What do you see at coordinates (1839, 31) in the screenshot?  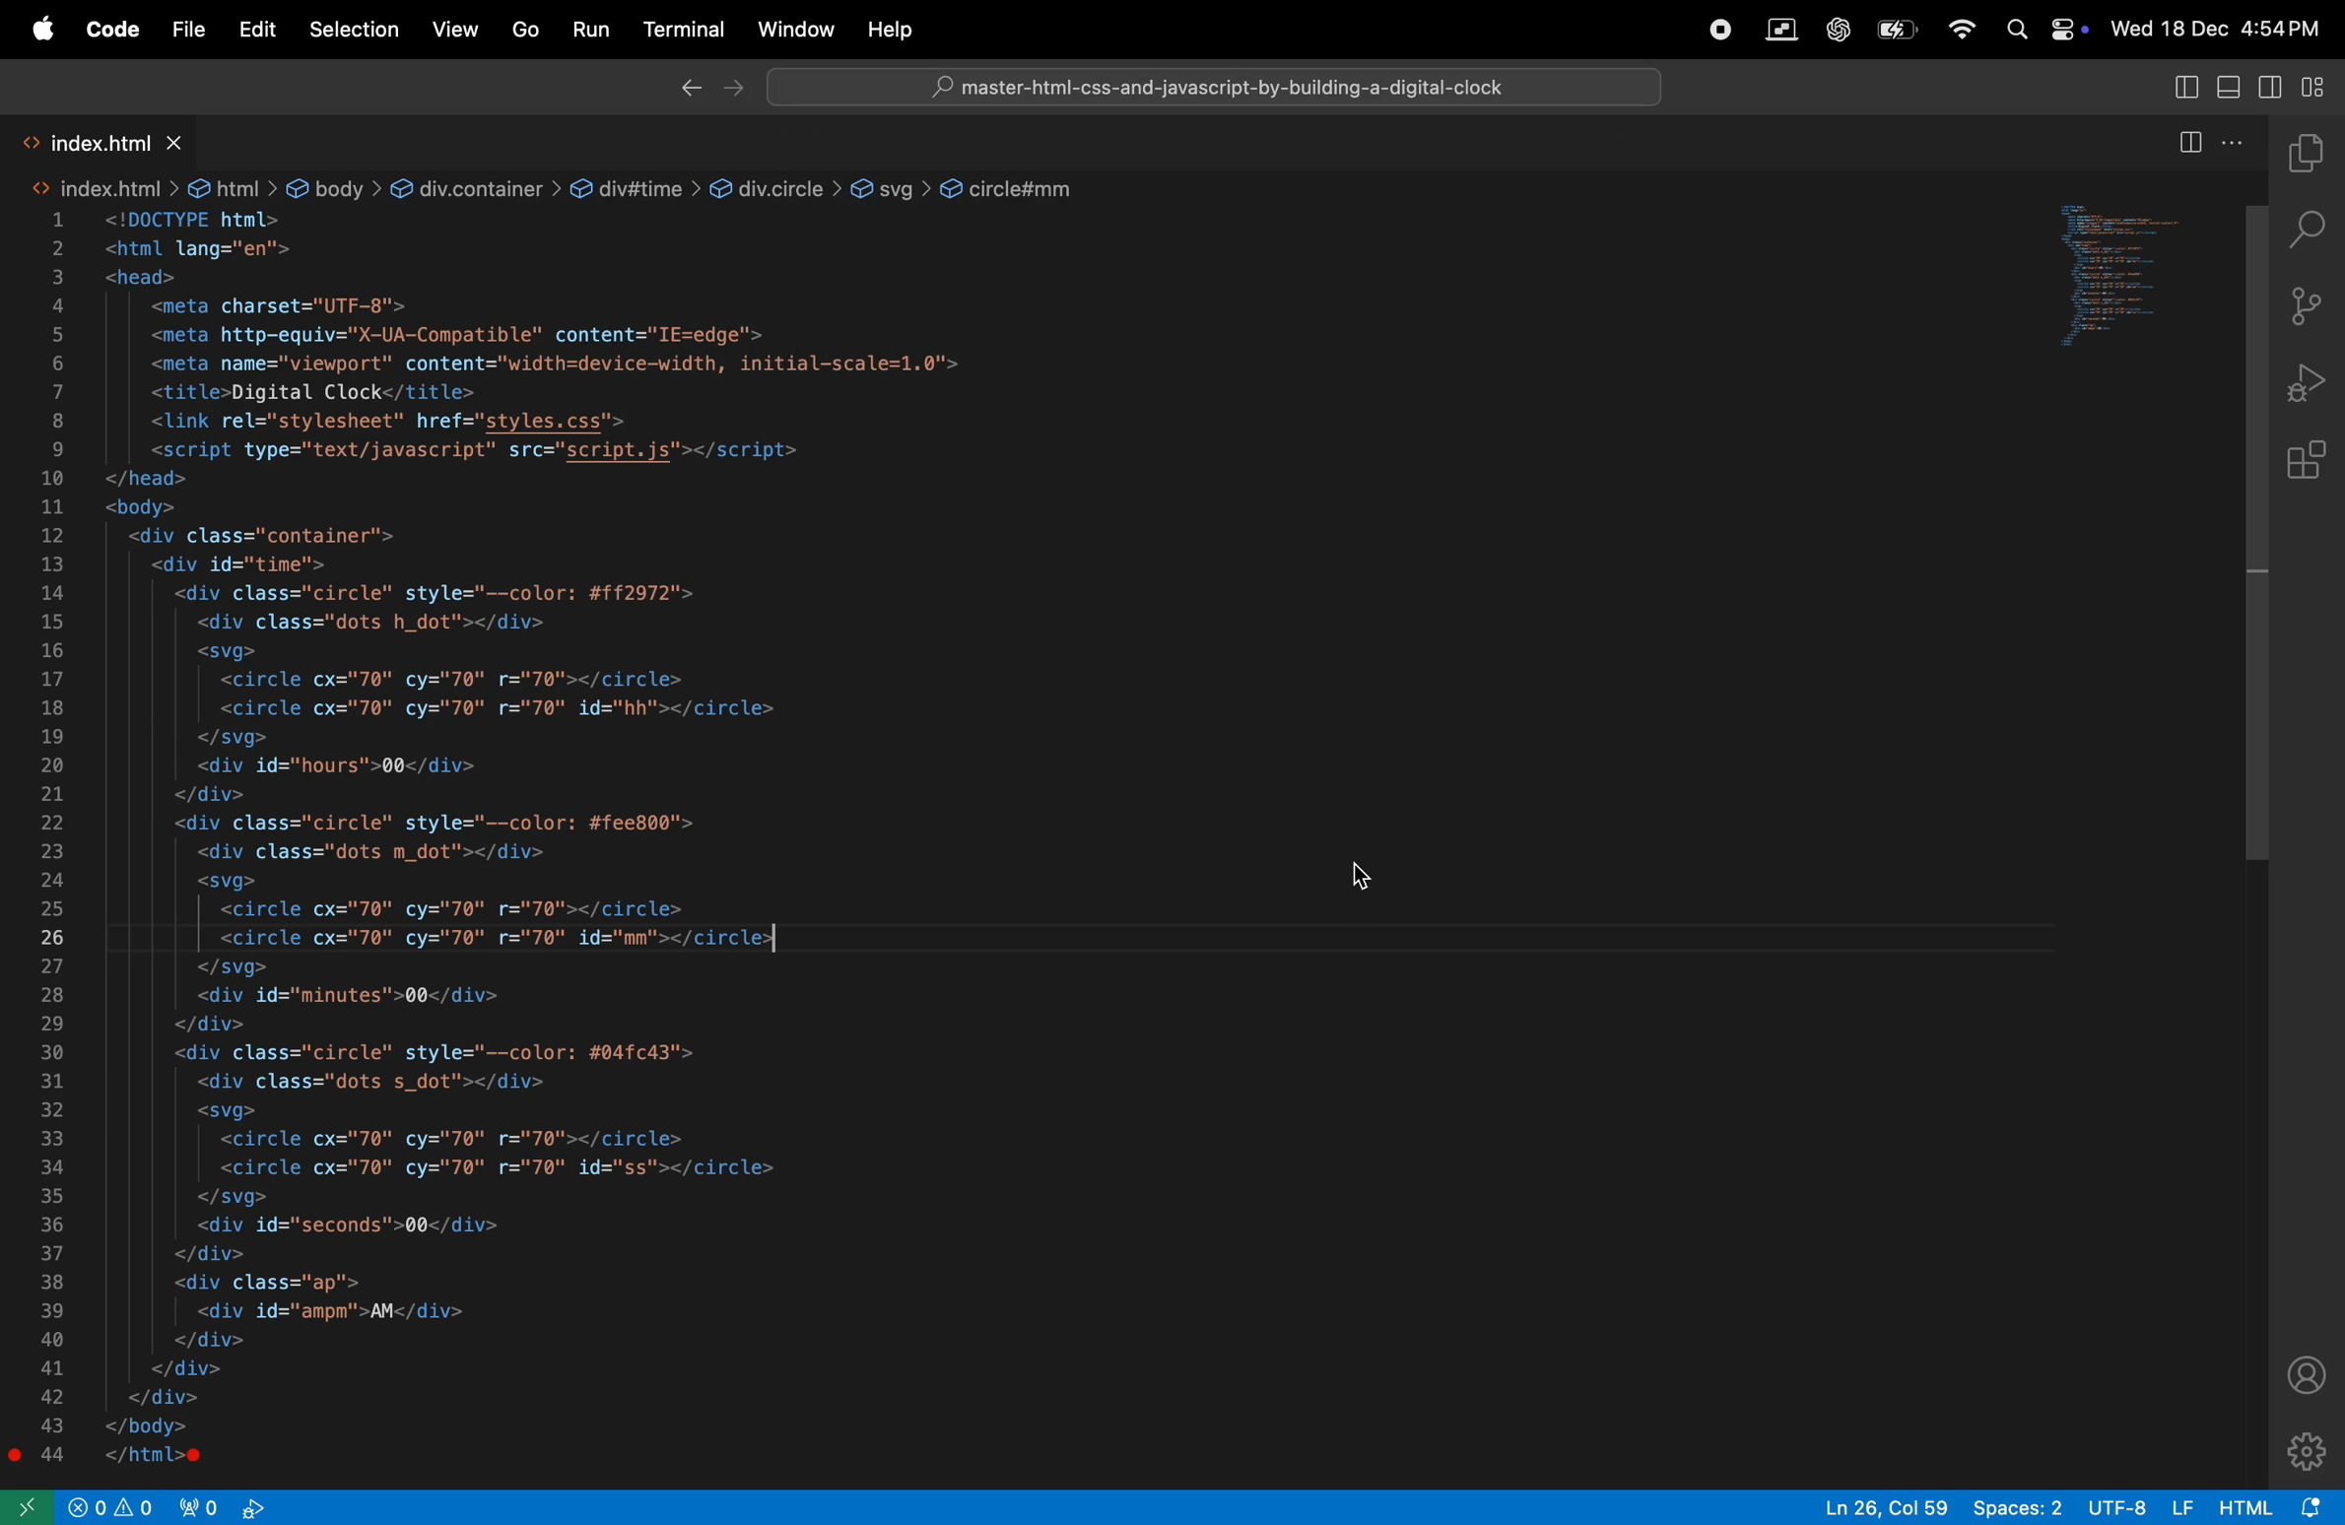 I see `chatgpt` at bounding box center [1839, 31].